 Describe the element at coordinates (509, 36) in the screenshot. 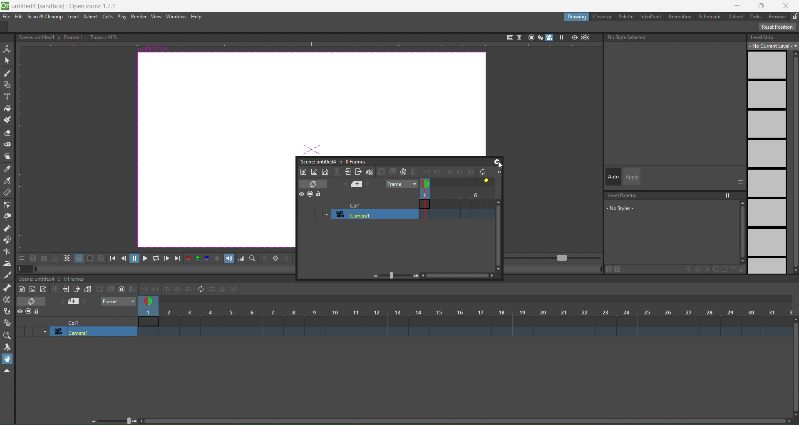

I see `safe area` at that location.